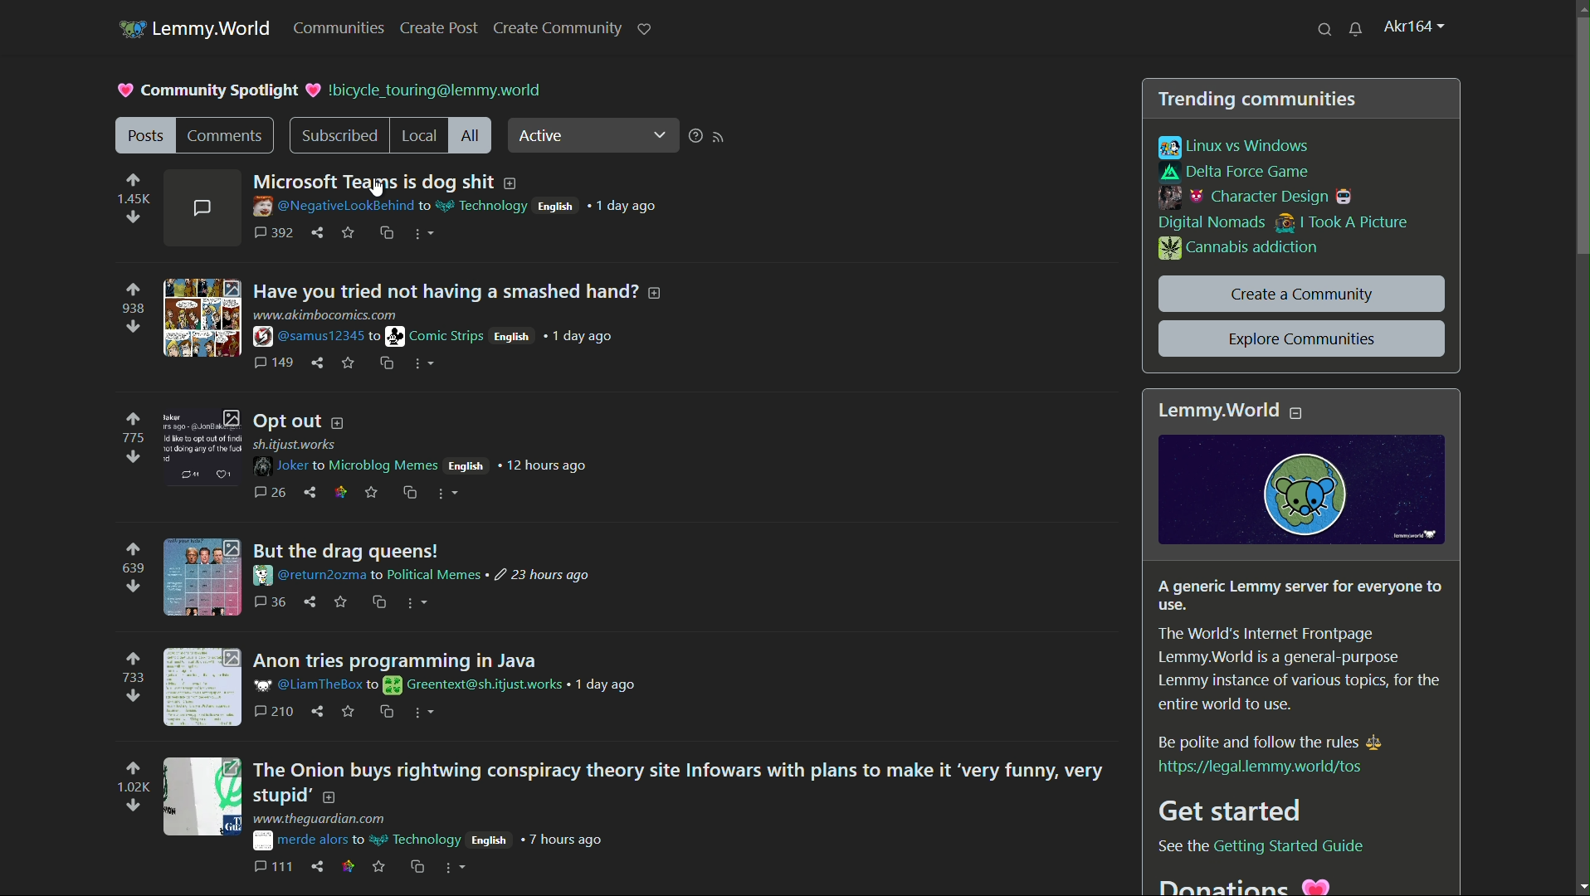 The height and width of the screenshot is (896, 1590). Describe the element at coordinates (319, 365) in the screenshot. I see `share` at that location.